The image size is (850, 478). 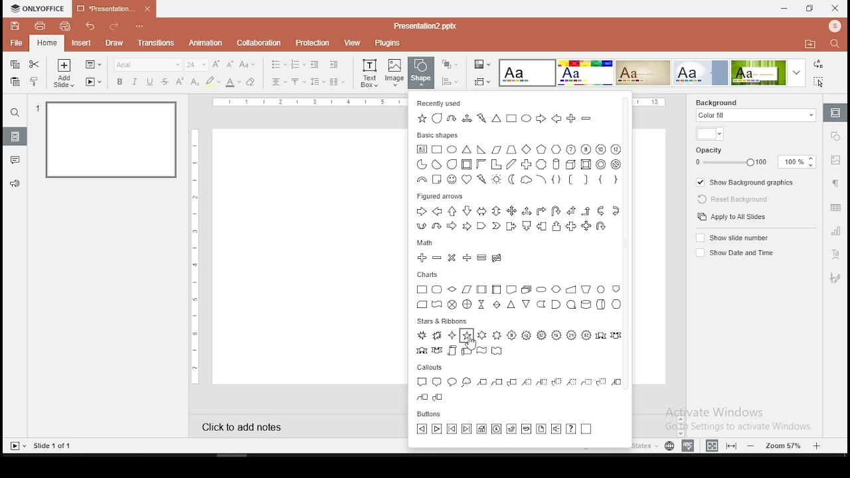 I want to click on paste, so click(x=15, y=82).